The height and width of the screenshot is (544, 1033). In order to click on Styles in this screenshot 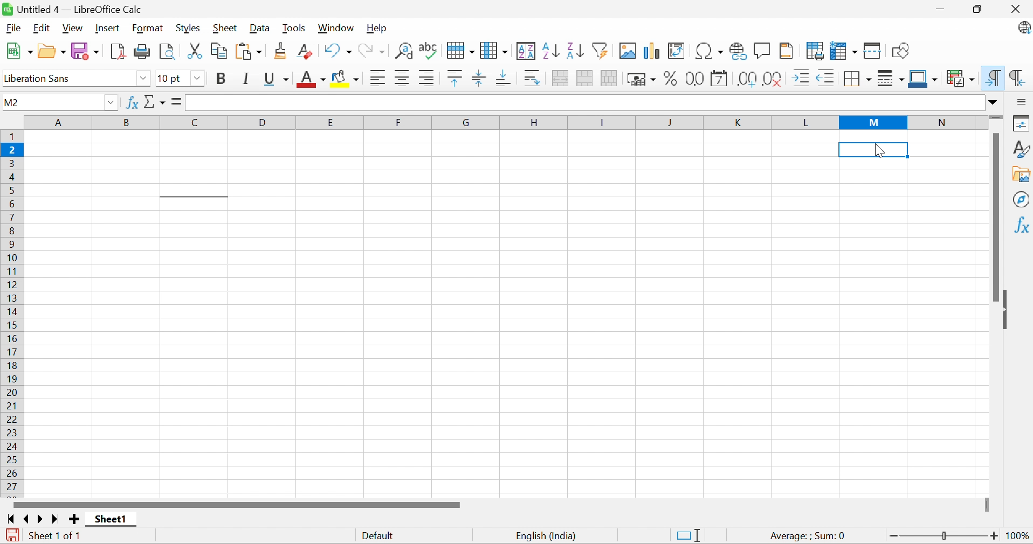, I will do `click(1022, 148)`.